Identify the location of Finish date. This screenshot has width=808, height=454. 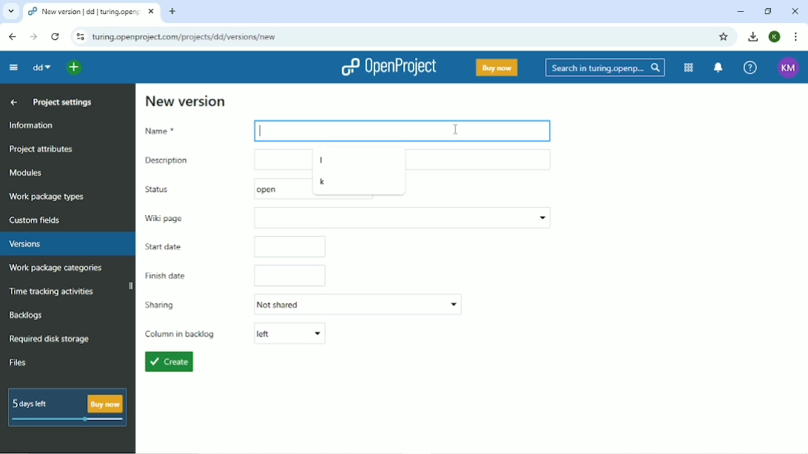
(235, 276).